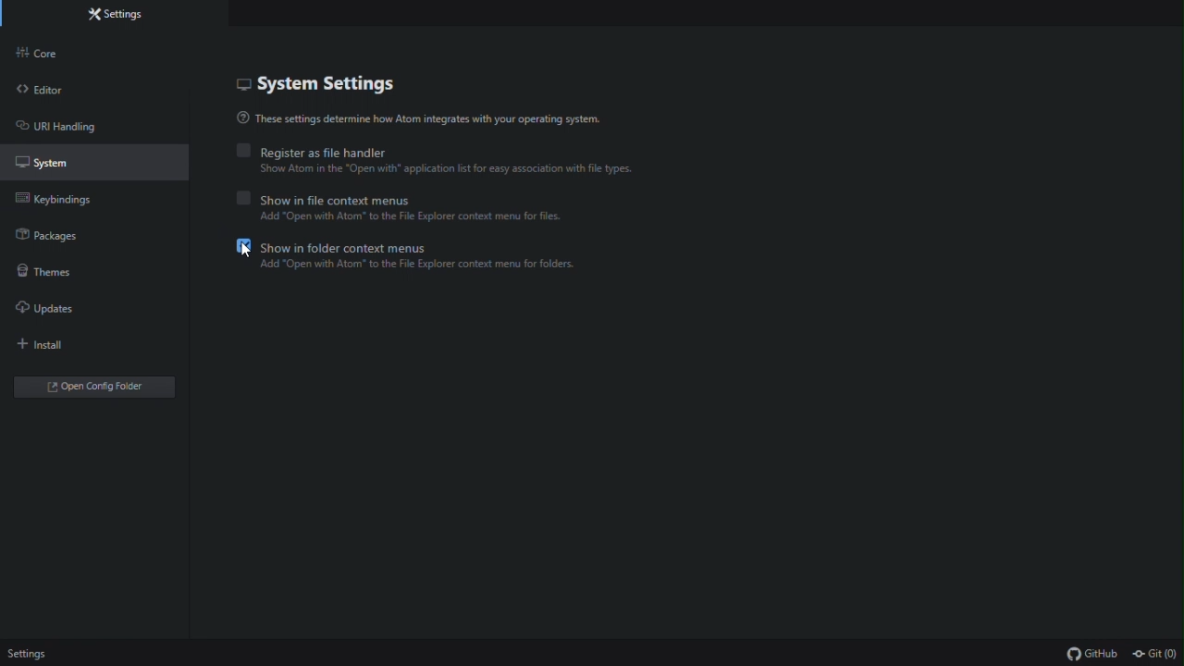 This screenshot has width=1184, height=666. Describe the element at coordinates (430, 153) in the screenshot. I see `Register as file Handler` at that location.